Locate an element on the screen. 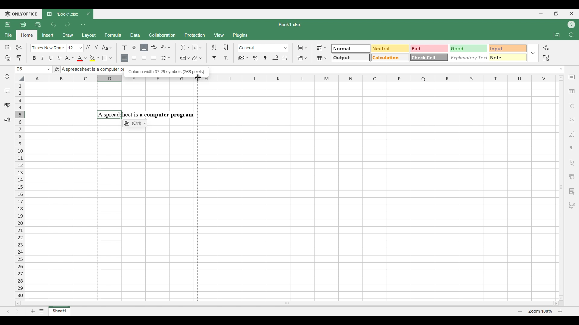  Customize quick access toolbar is located at coordinates (83, 25).